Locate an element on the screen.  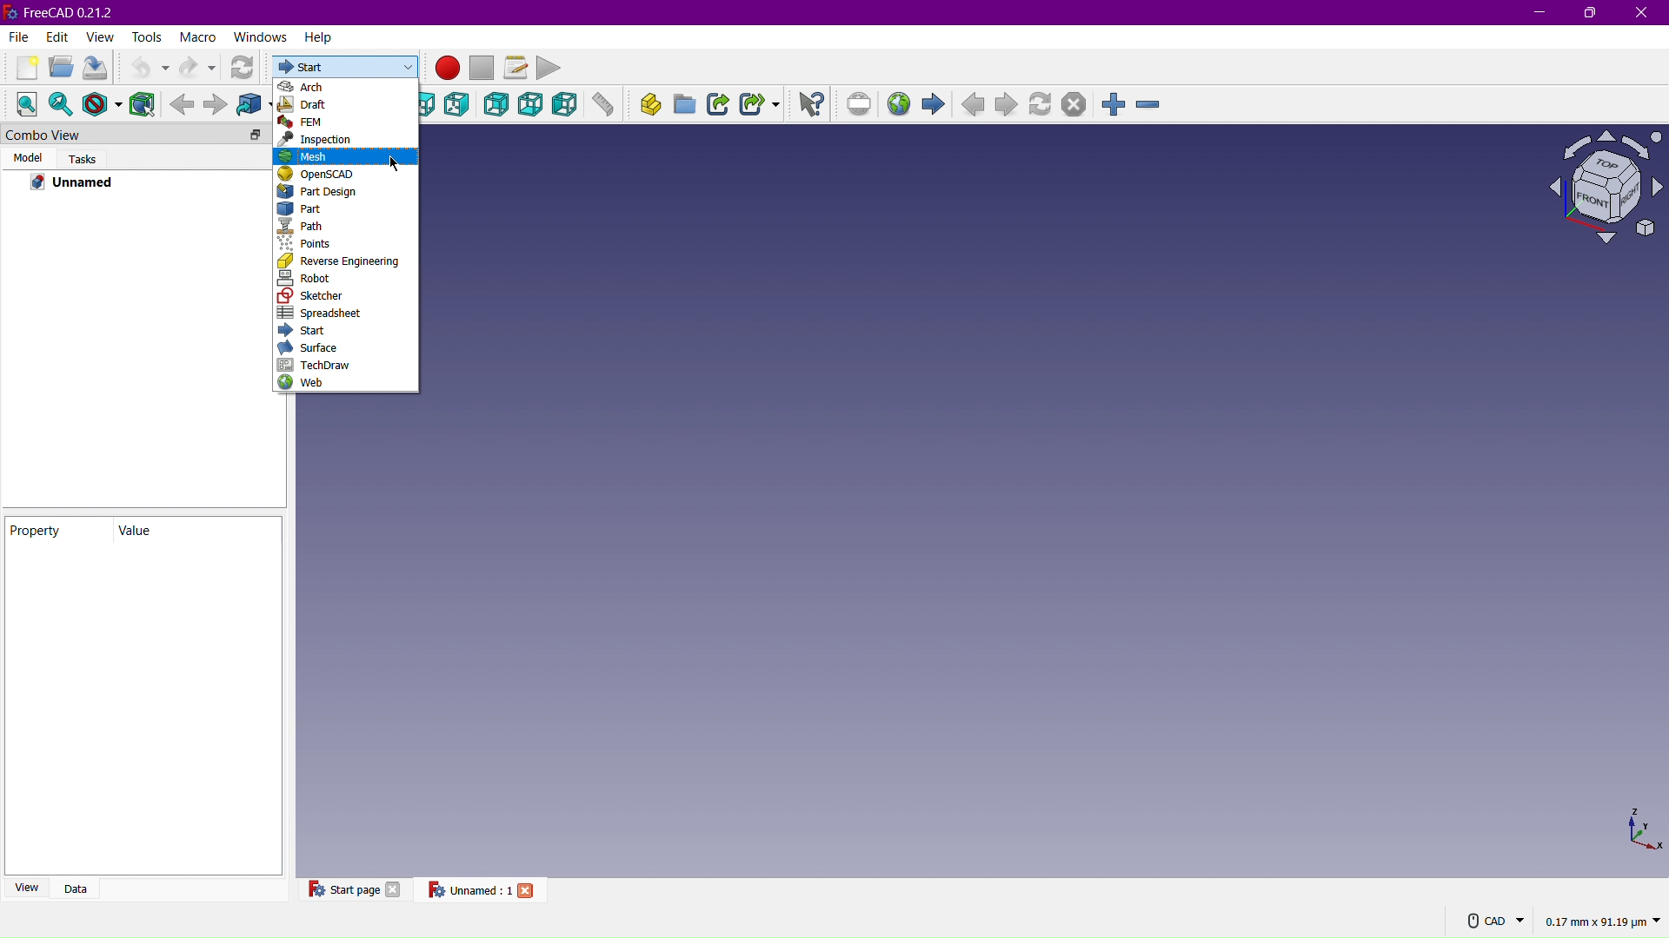
View is located at coordinates (100, 36).